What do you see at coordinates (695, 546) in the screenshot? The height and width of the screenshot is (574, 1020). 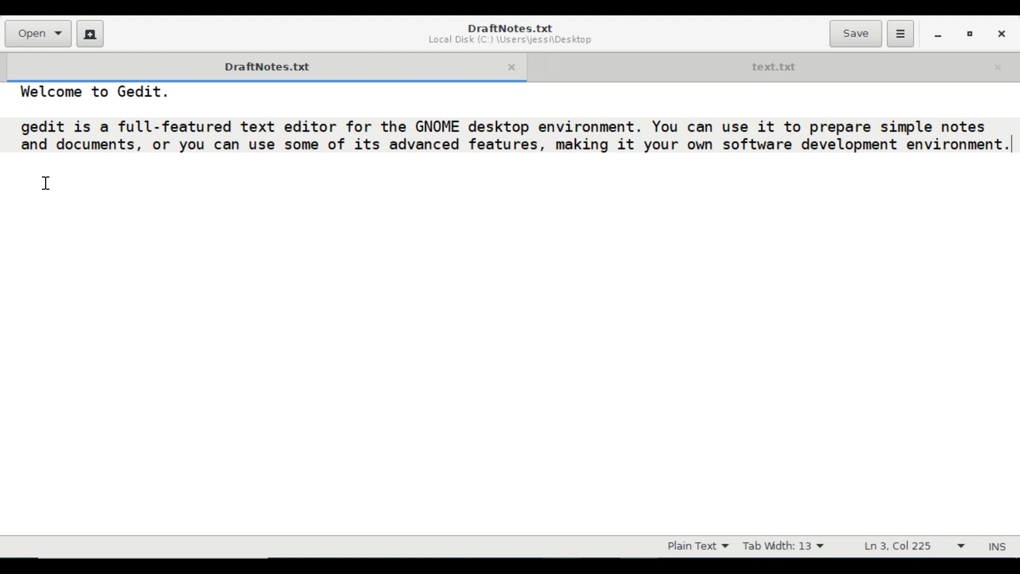 I see `File type` at bounding box center [695, 546].